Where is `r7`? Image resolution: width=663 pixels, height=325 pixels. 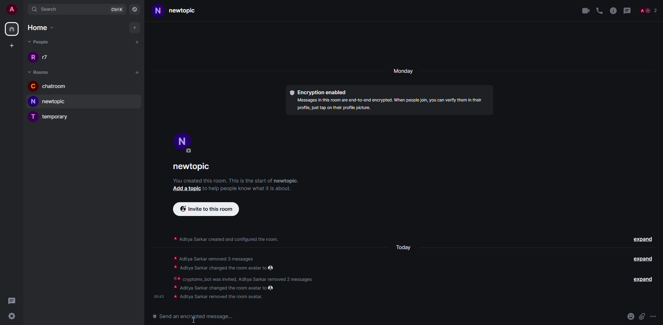 r7 is located at coordinates (42, 58).